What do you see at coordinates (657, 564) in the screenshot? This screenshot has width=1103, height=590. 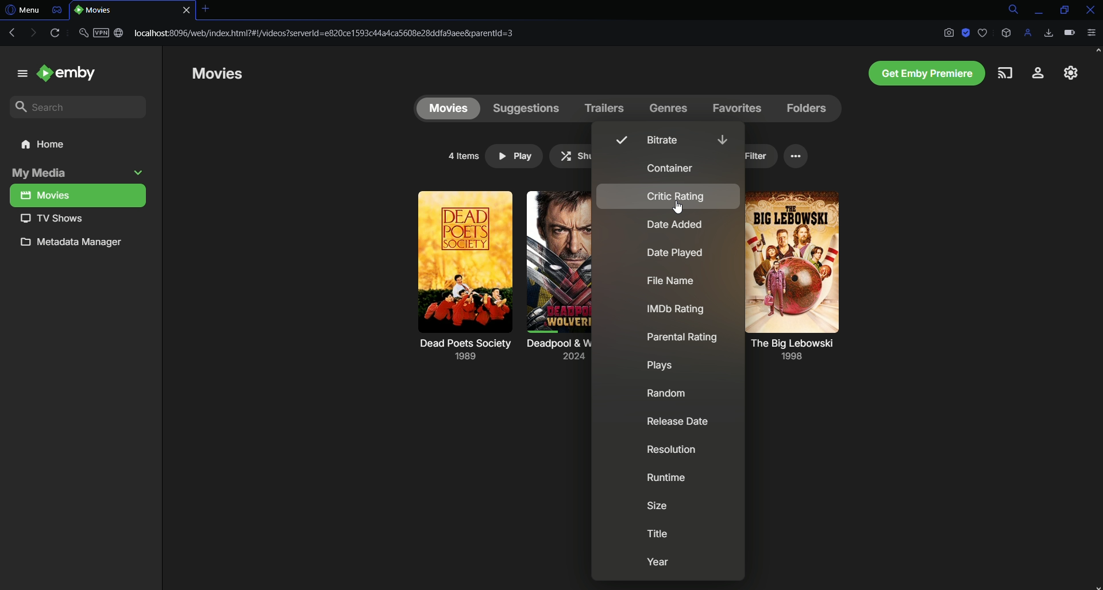 I see `Year` at bounding box center [657, 564].